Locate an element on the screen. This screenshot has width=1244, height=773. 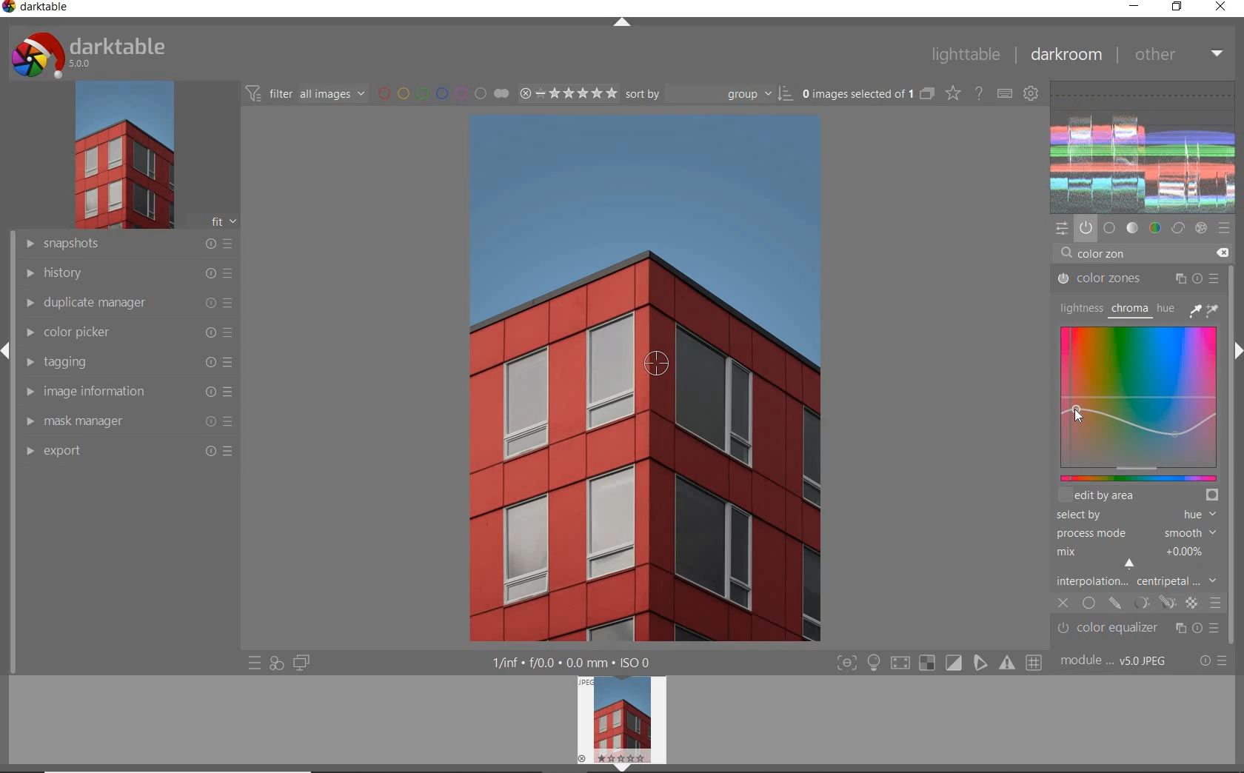
selected image is located at coordinates (632, 221).